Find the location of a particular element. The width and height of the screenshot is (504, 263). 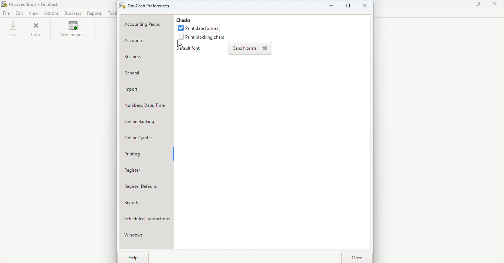

Close is located at coordinates (37, 31).